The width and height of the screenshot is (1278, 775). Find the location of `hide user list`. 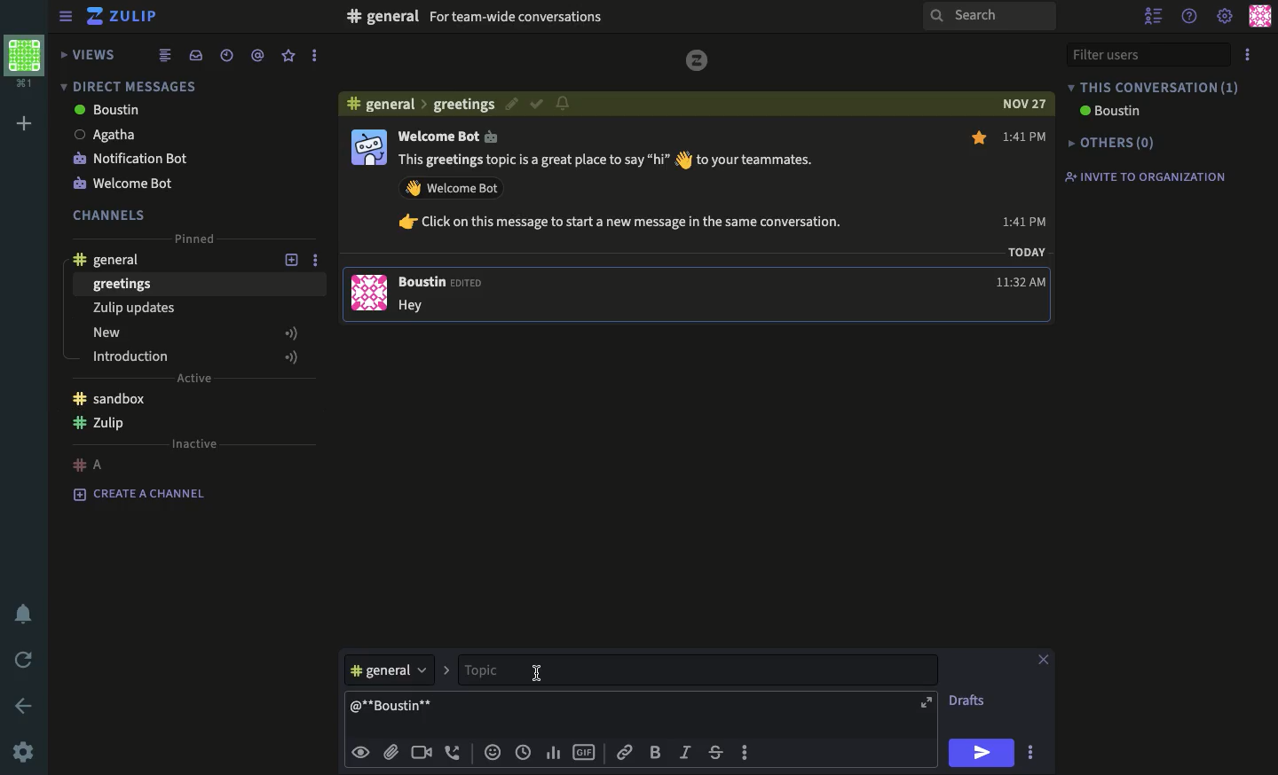

hide user list is located at coordinates (1154, 13).